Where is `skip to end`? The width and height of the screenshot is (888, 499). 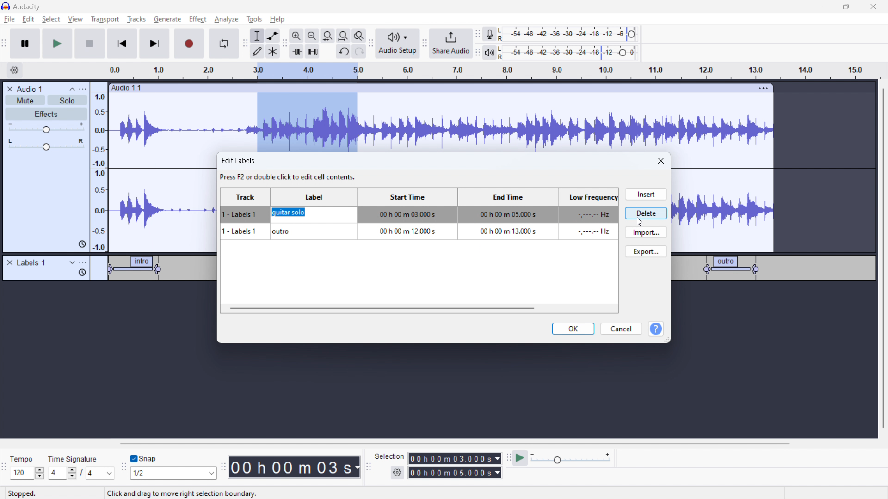
skip to end is located at coordinates (157, 43).